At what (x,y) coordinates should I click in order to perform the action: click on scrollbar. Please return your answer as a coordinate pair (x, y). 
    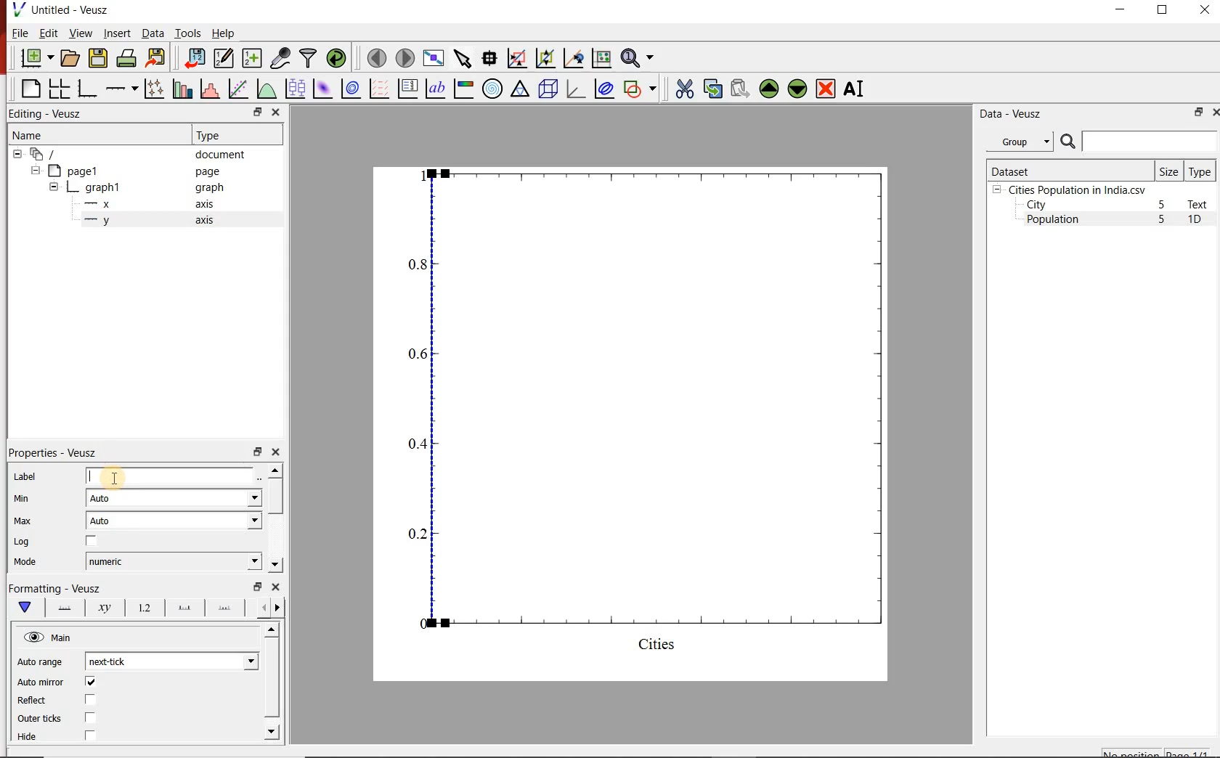
    Looking at the image, I should click on (273, 682).